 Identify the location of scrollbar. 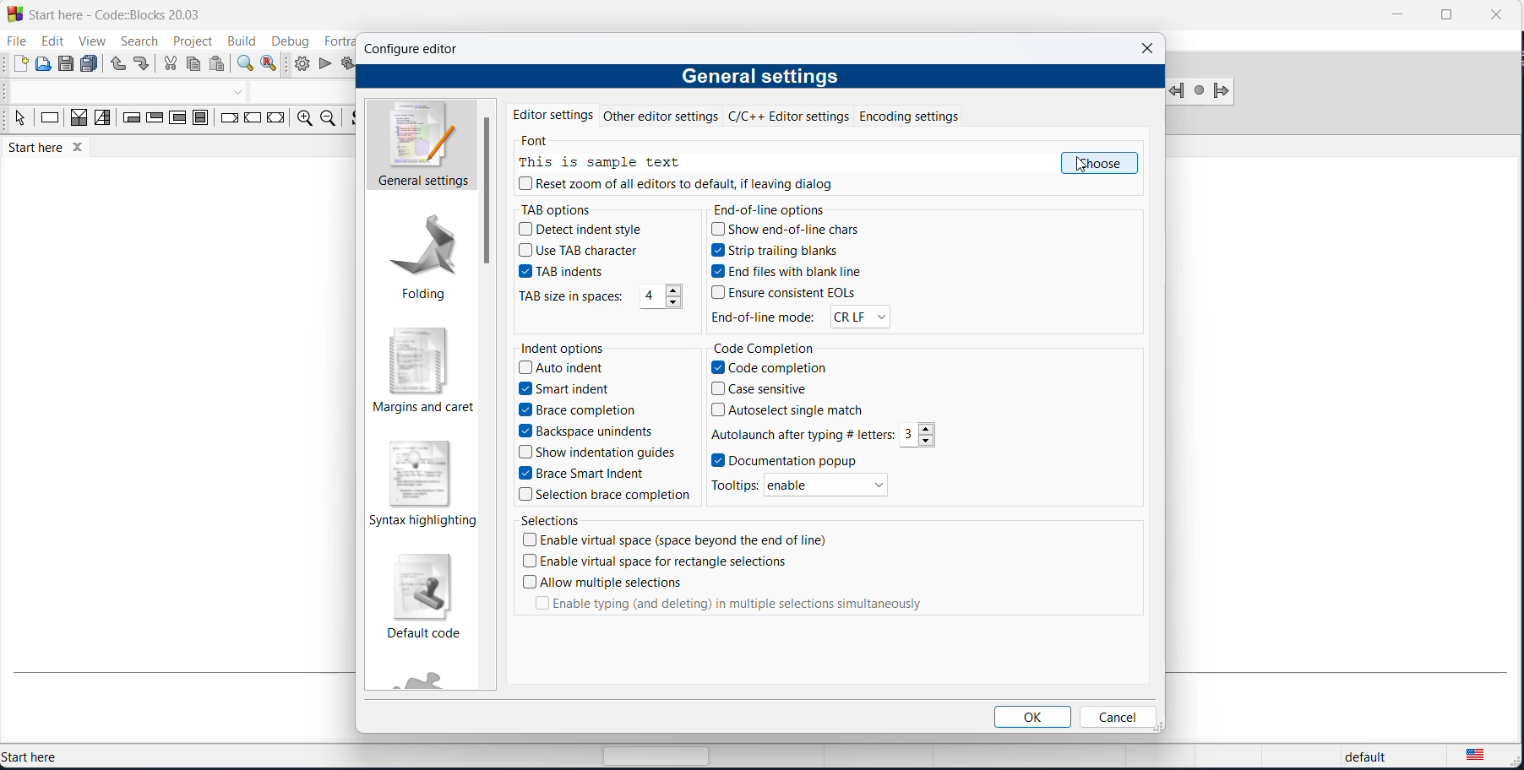
(488, 190).